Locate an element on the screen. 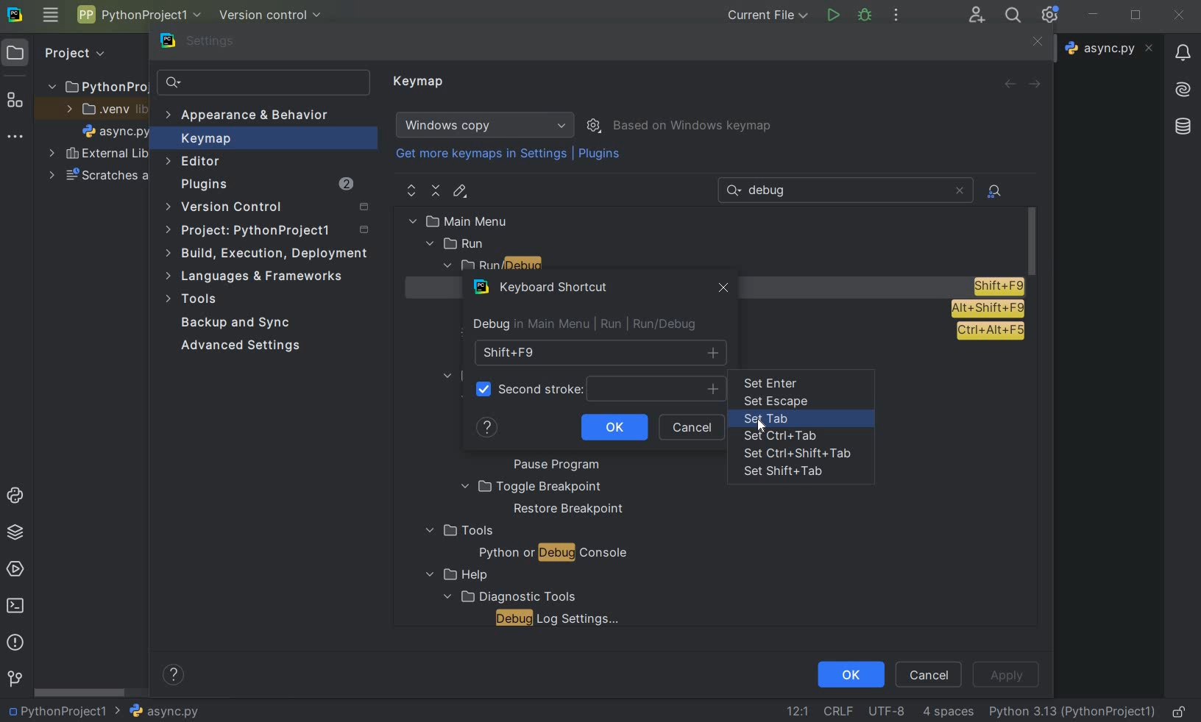 Image resolution: width=1201 pixels, height=722 pixels. plugins is located at coordinates (601, 157).